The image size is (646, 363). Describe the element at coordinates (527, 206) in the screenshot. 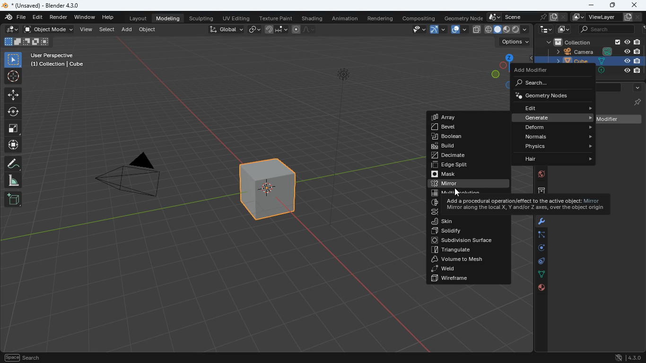

I see `description` at that location.